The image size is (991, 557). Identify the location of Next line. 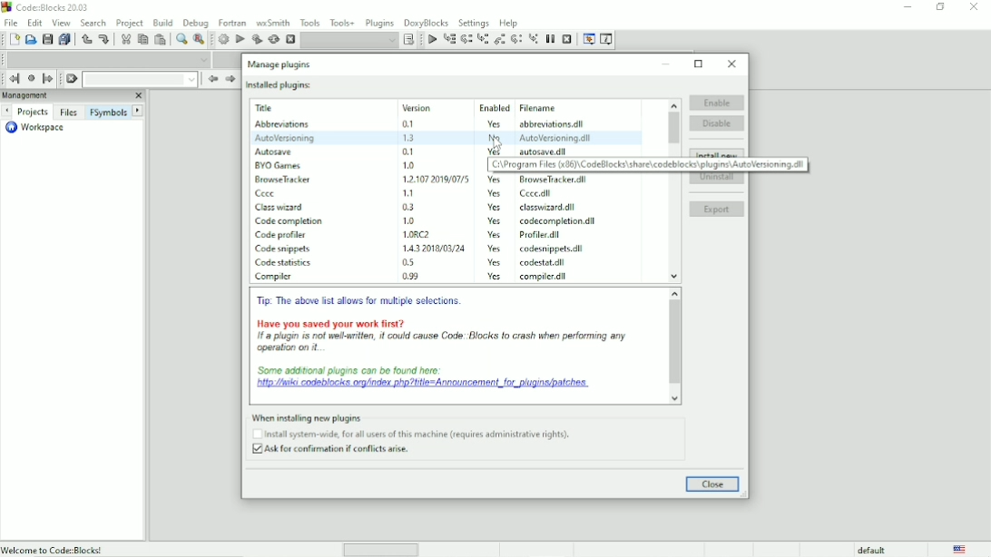
(466, 39).